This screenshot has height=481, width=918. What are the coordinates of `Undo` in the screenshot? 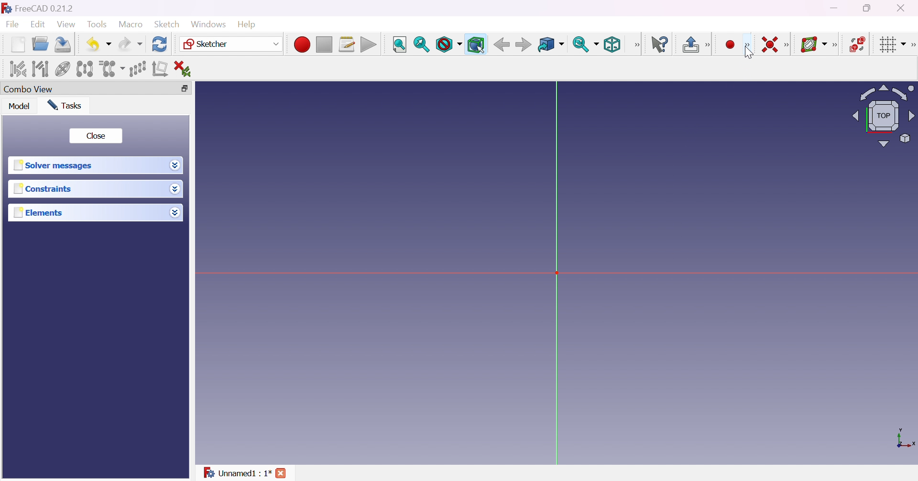 It's located at (99, 44).